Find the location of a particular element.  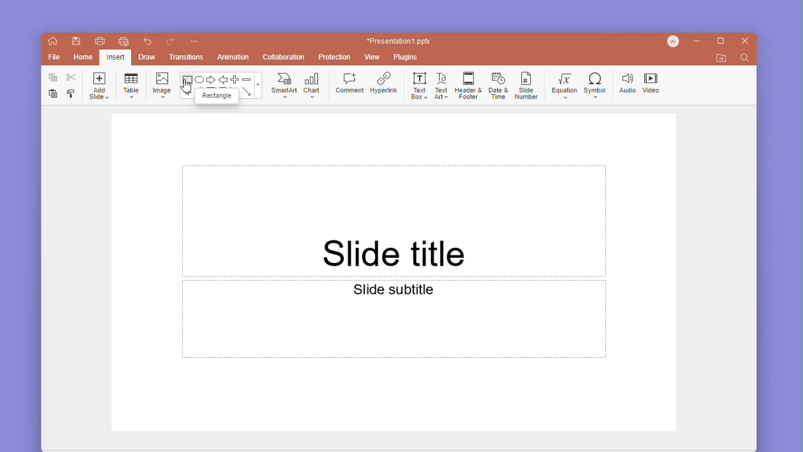

add slide is located at coordinates (98, 86).